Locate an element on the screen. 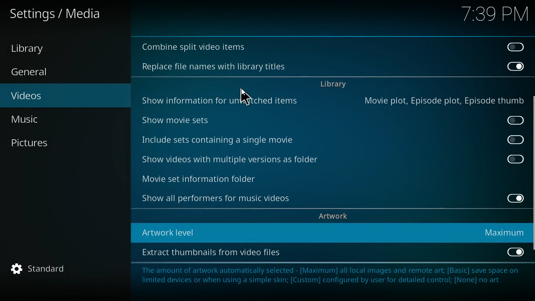 This screenshot has width=535, height=301. off is located at coordinates (516, 159).